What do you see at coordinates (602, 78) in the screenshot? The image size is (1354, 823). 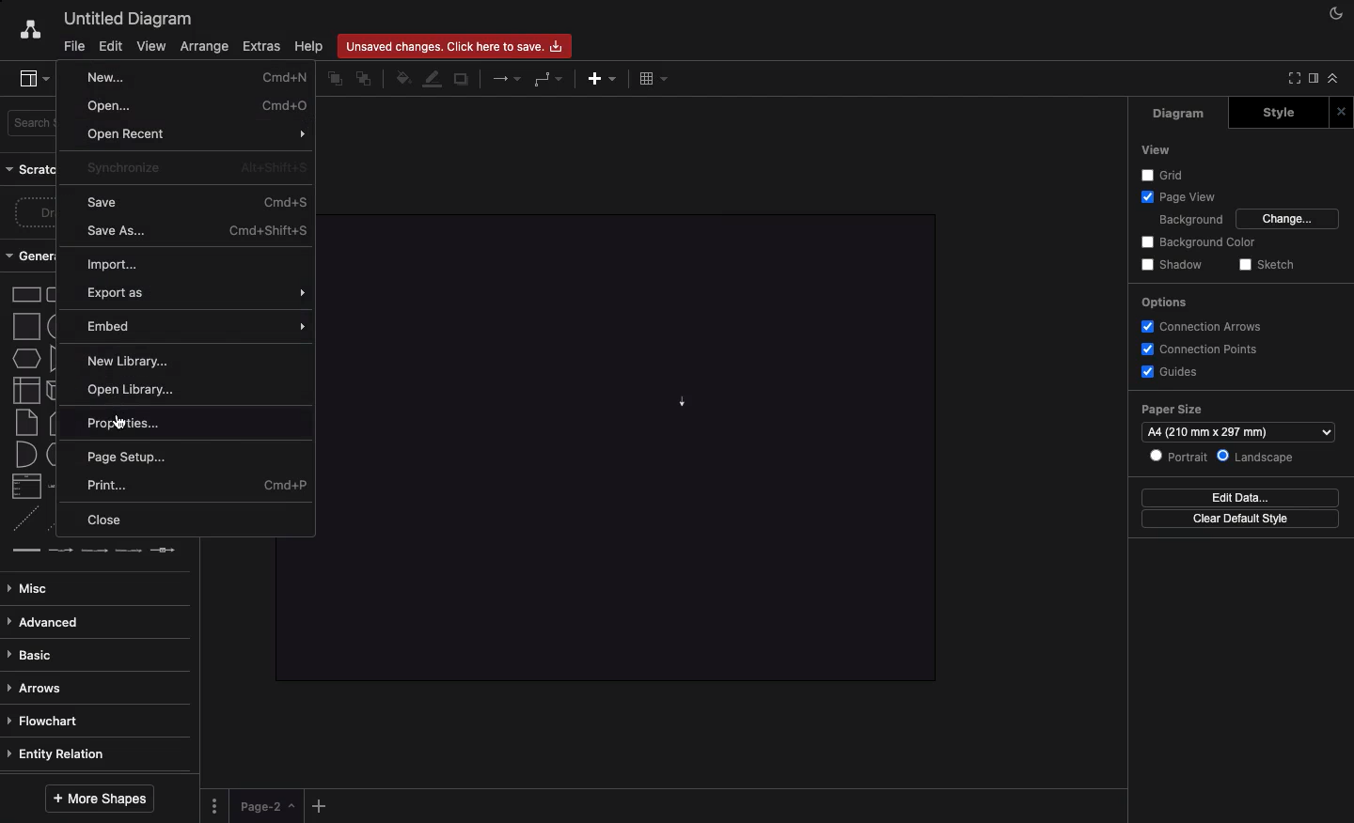 I see `Add` at bounding box center [602, 78].